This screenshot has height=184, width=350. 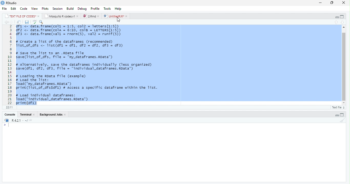 I want to click on Full Height, so click(x=343, y=115).